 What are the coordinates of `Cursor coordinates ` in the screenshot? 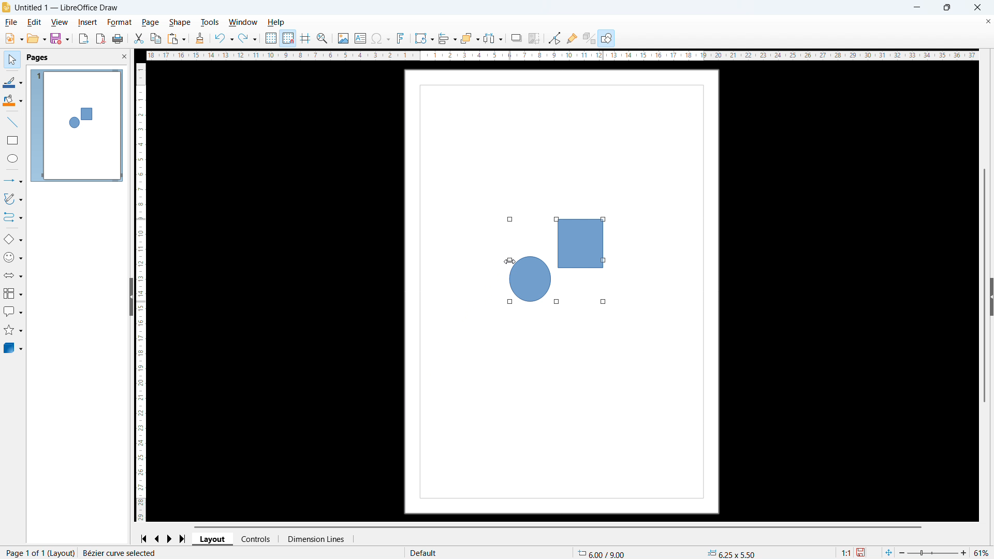 It's located at (604, 553).